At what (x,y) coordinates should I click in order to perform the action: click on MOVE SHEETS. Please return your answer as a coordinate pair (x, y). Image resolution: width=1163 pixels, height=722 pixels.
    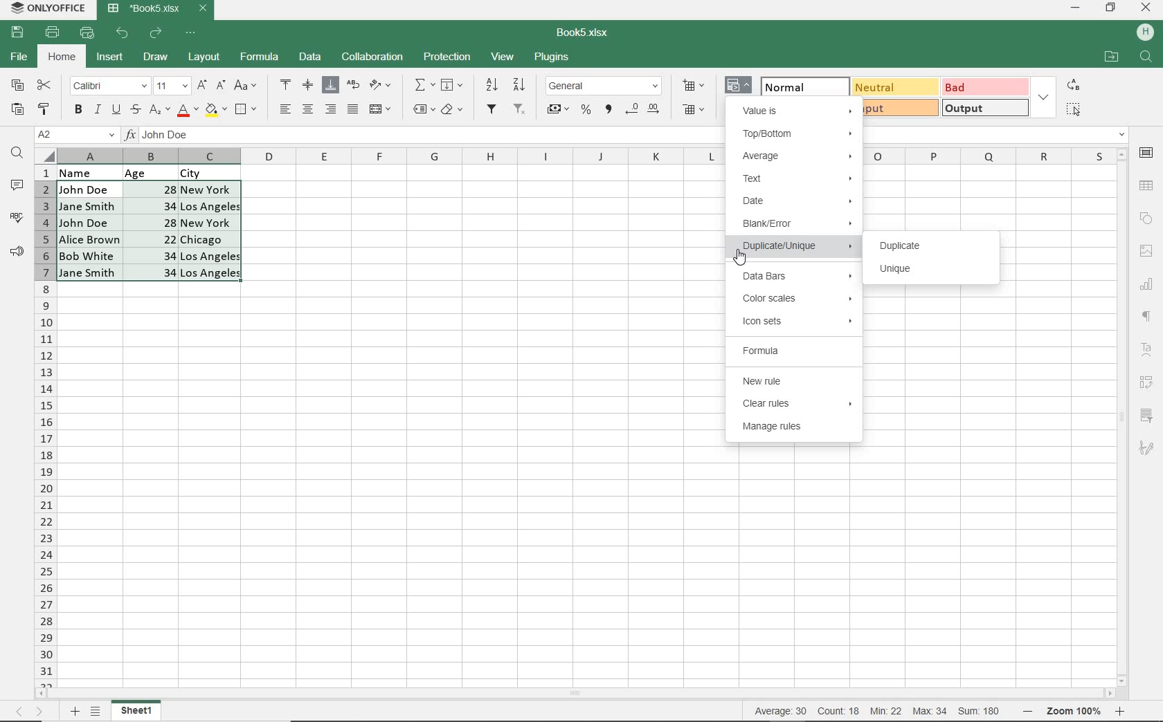
    Looking at the image, I should click on (29, 712).